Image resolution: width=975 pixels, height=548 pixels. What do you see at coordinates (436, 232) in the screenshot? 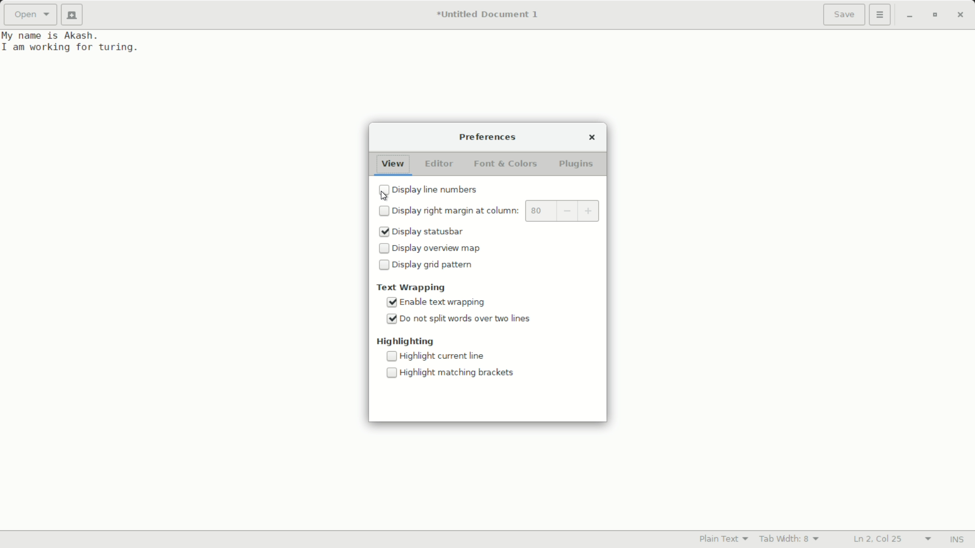
I see `display status bar` at bounding box center [436, 232].